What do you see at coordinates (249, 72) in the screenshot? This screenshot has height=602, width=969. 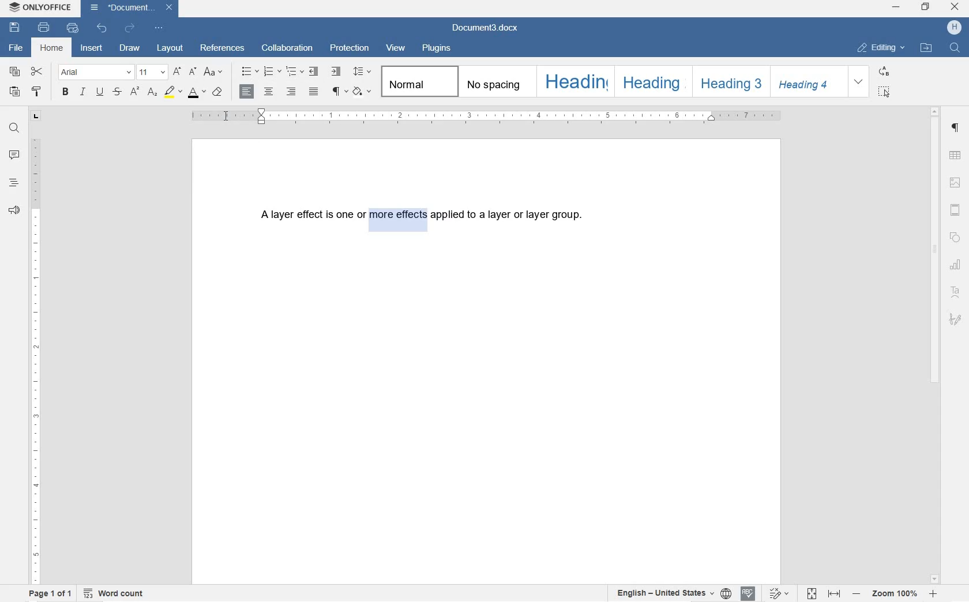 I see `BULLET` at bounding box center [249, 72].